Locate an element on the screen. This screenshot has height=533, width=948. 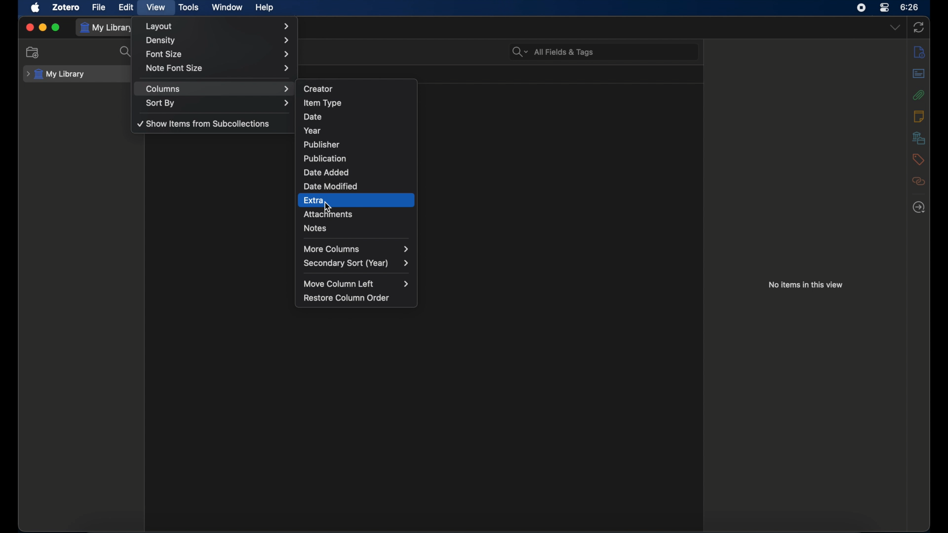
more columns is located at coordinates (356, 249).